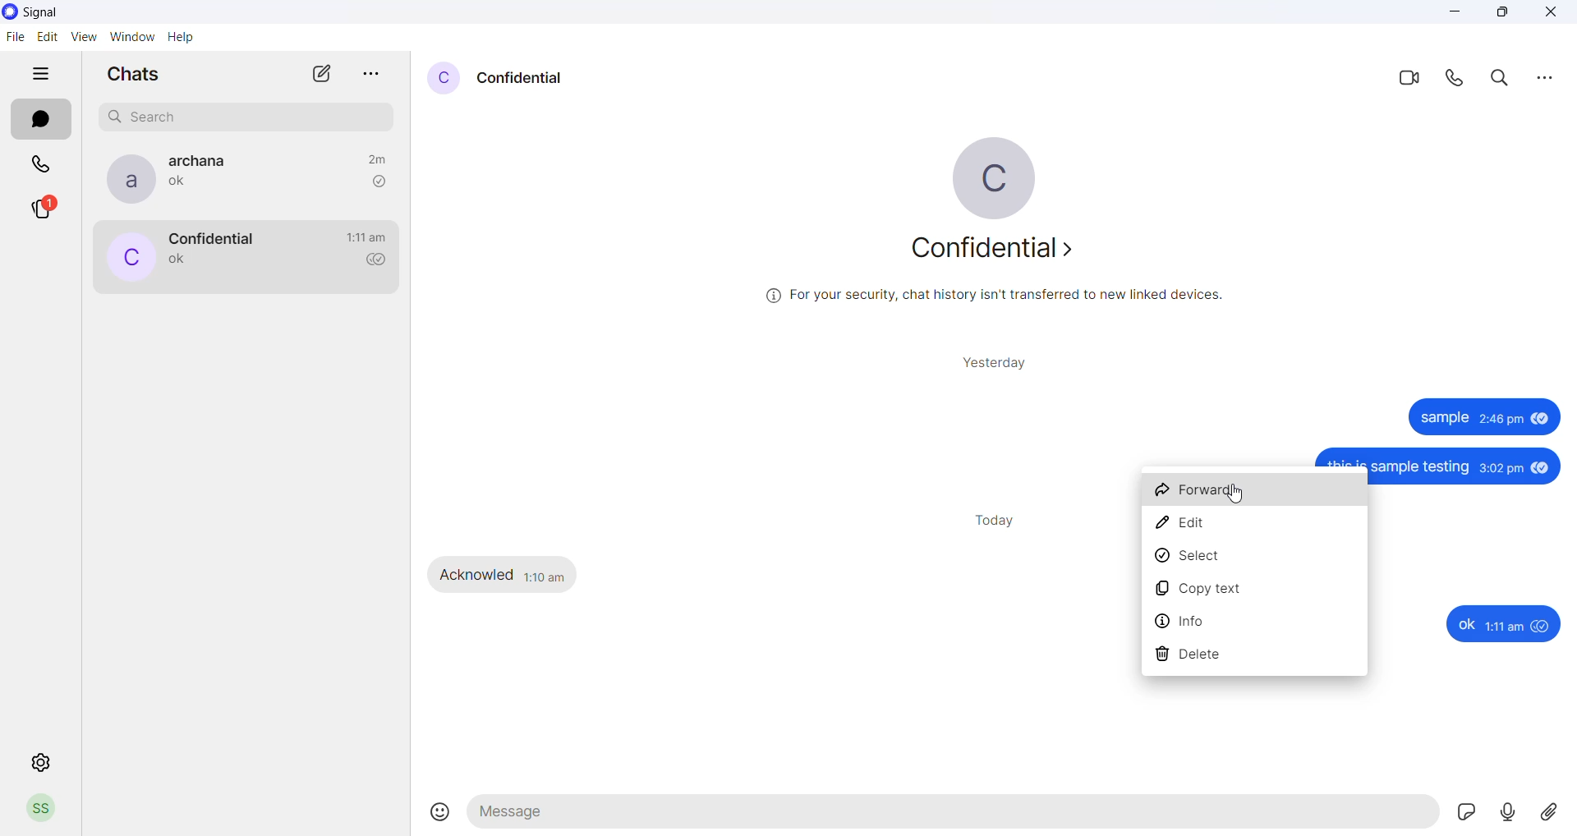 The image size is (1577, 836). I want to click on today messages heading, so click(992, 518).